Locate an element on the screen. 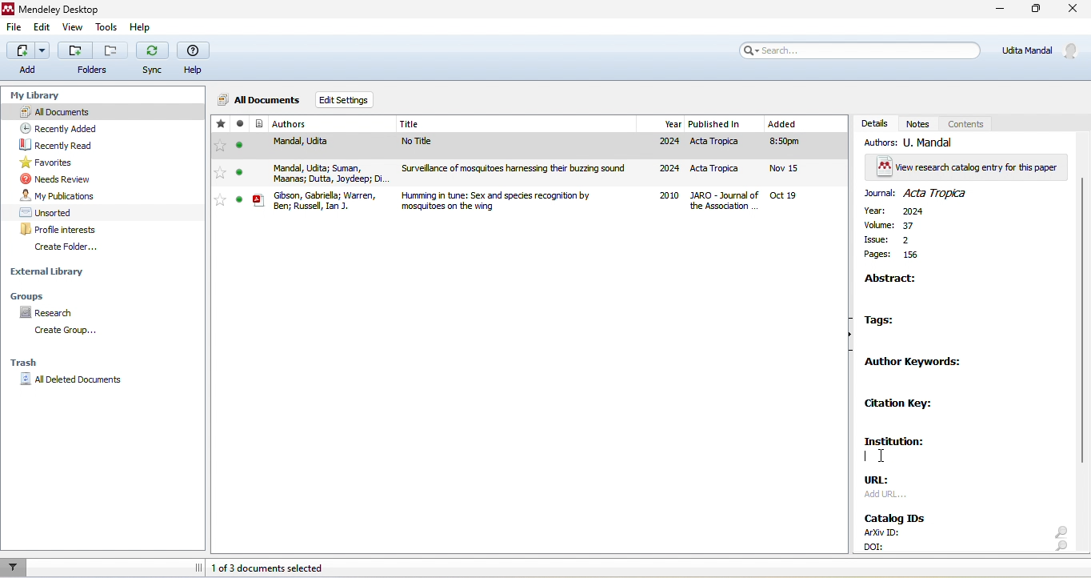  1 of 3 documents selected is located at coordinates (276, 569).